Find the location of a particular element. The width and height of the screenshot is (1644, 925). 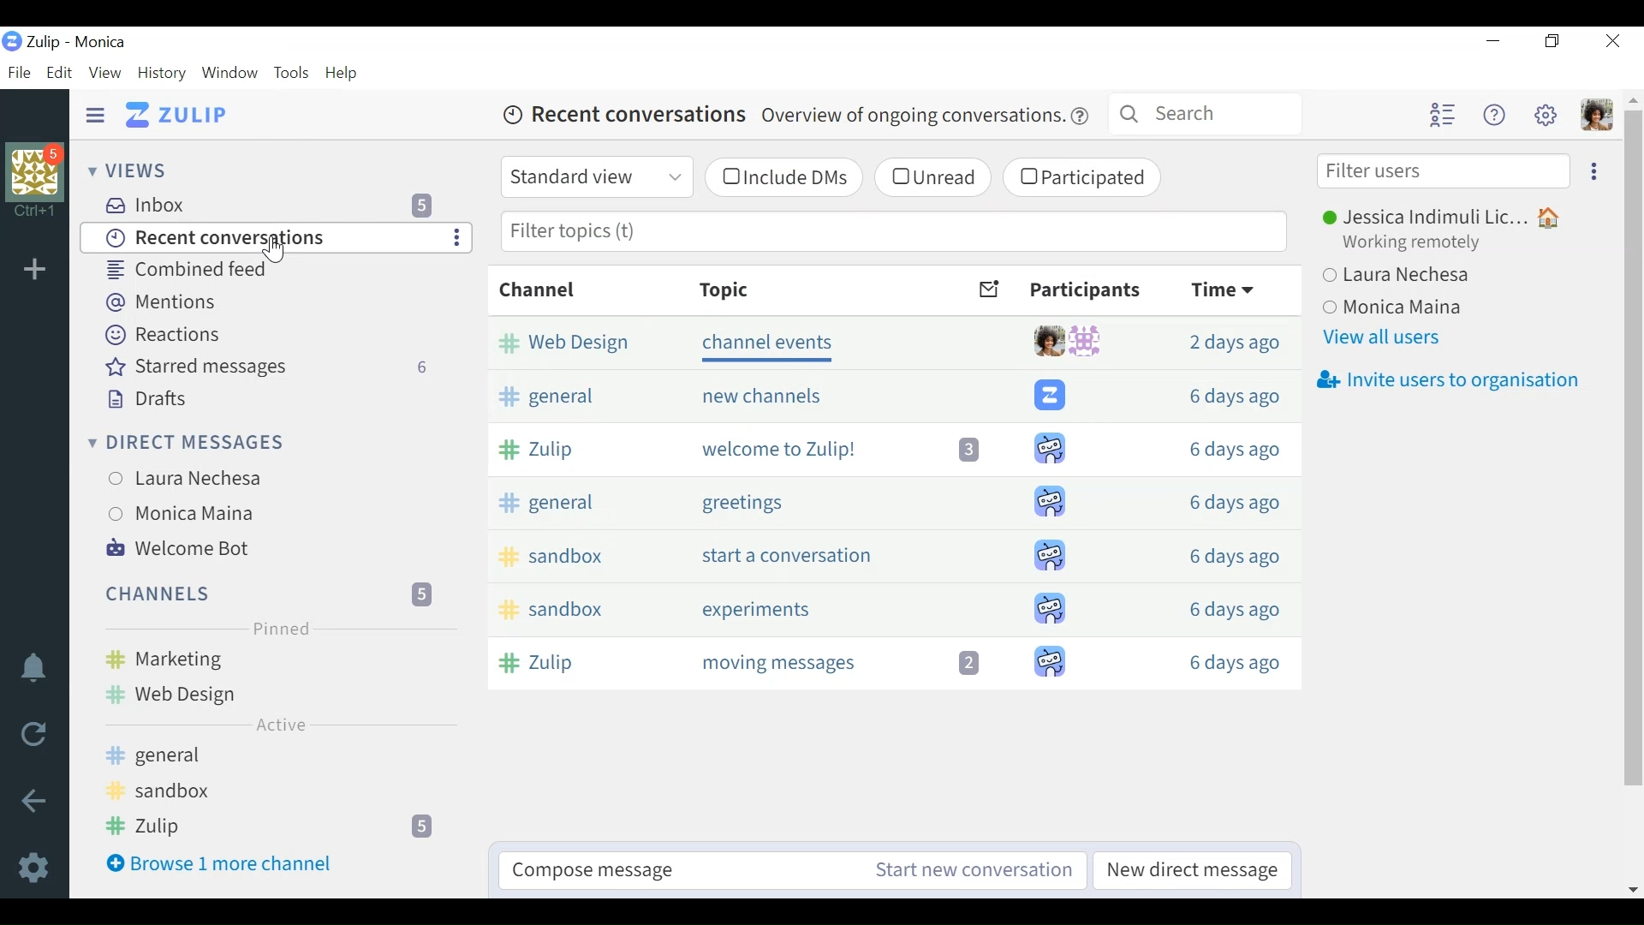

Help menu is located at coordinates (1494, 115).